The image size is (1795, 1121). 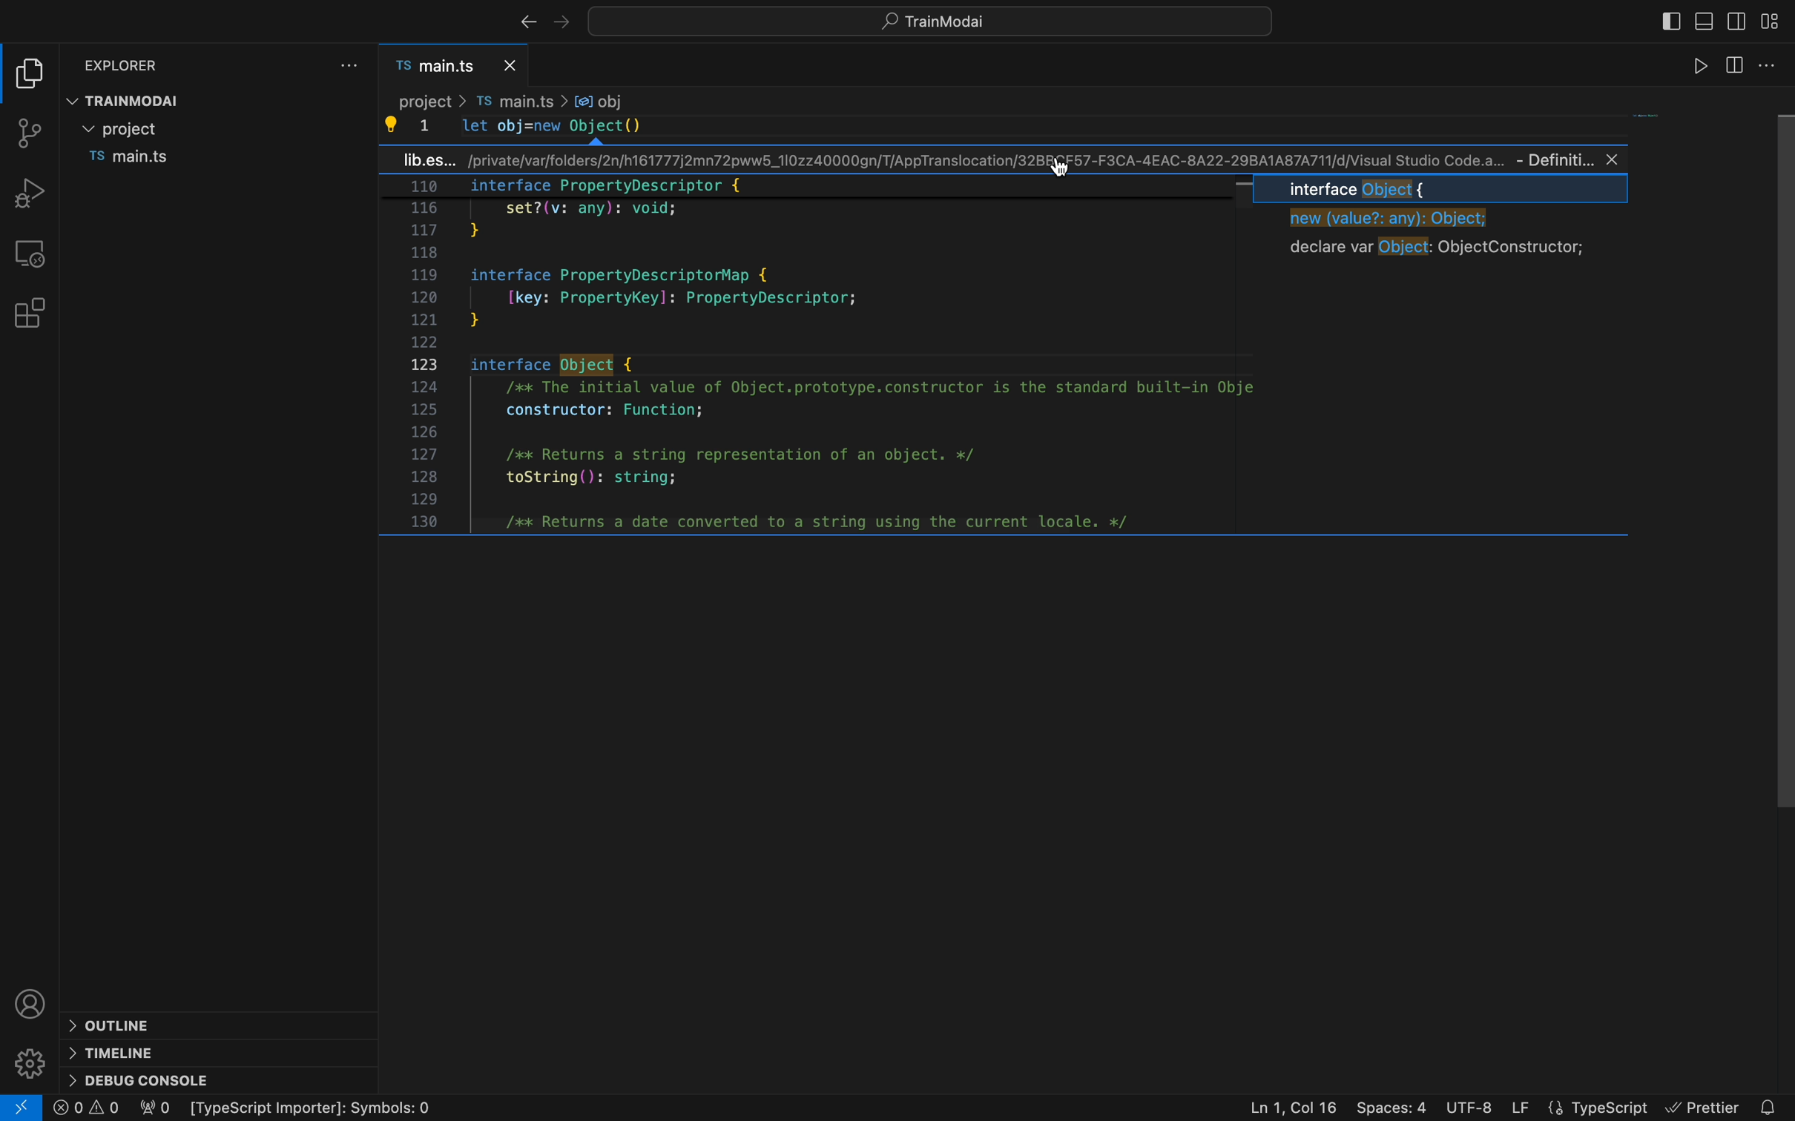 What do you see at coordinates (144, 99) in the screenshot?
I see `TRAINmodal` at bounding box center [144, 99].